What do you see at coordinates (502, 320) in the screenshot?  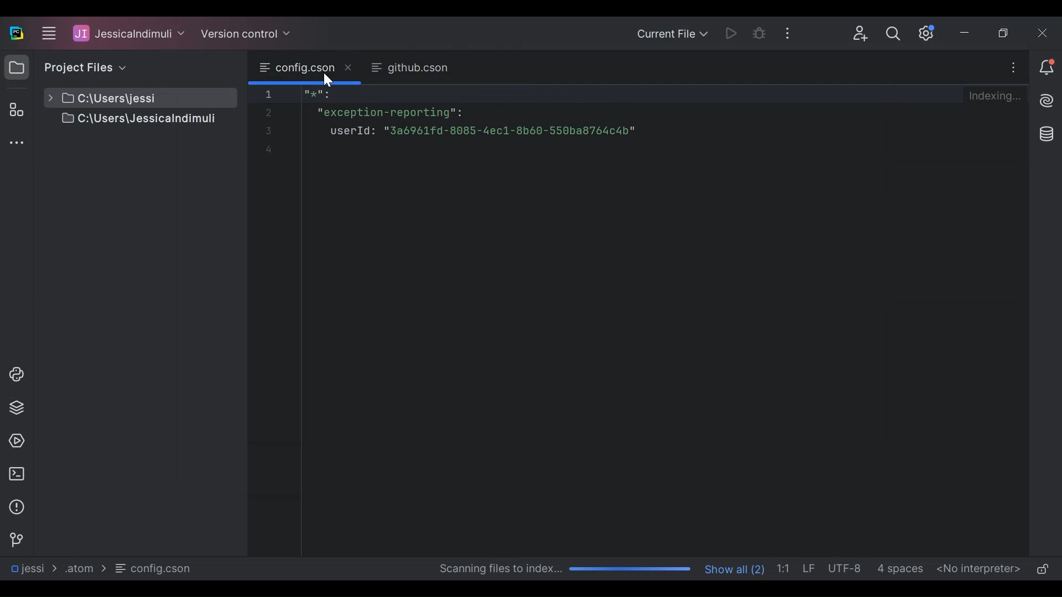 I see `Editor` at bounding box center [502, 320].